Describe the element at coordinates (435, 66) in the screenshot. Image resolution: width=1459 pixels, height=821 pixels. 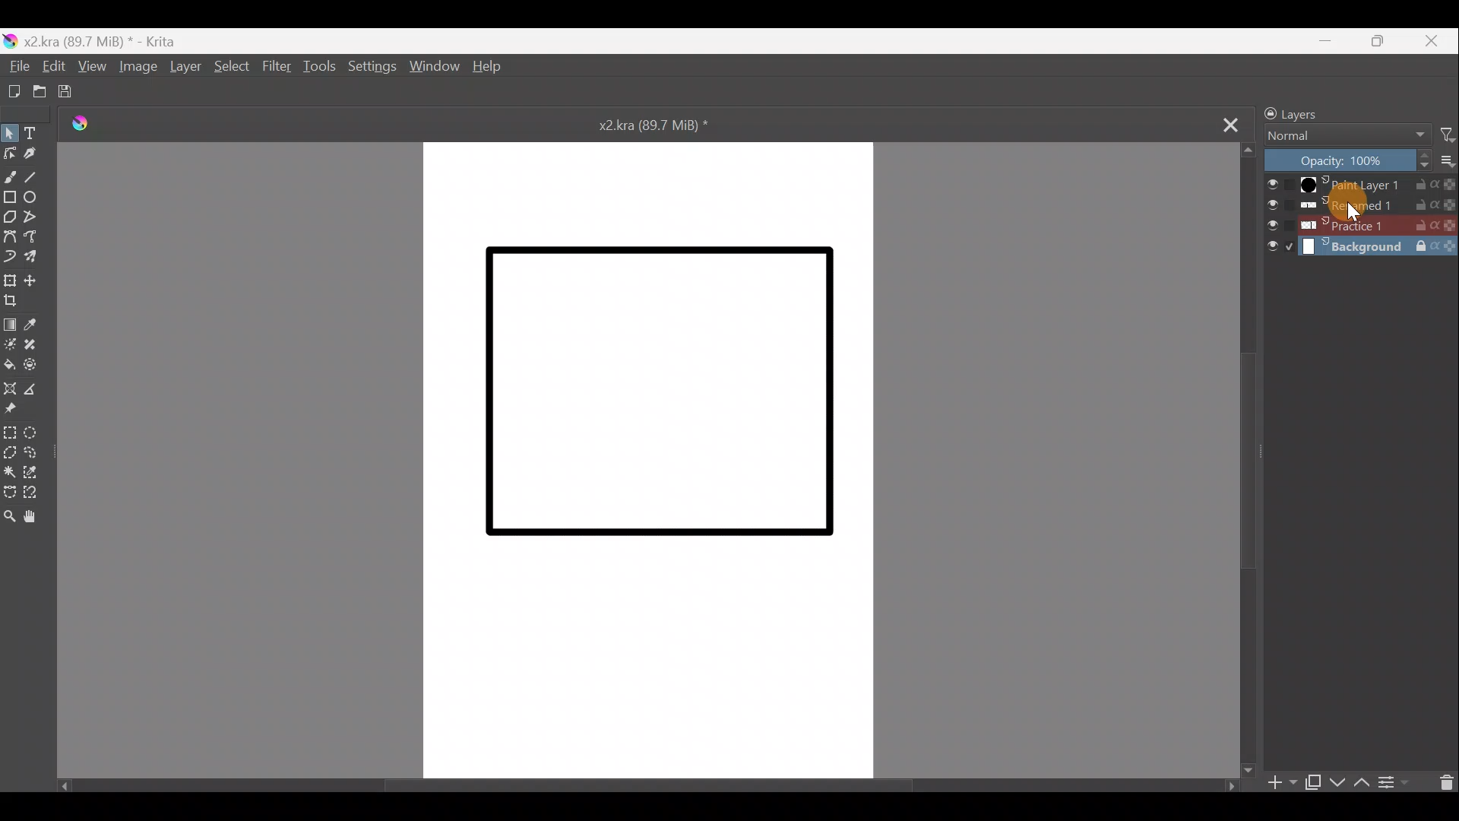
I see `Window` at that location.